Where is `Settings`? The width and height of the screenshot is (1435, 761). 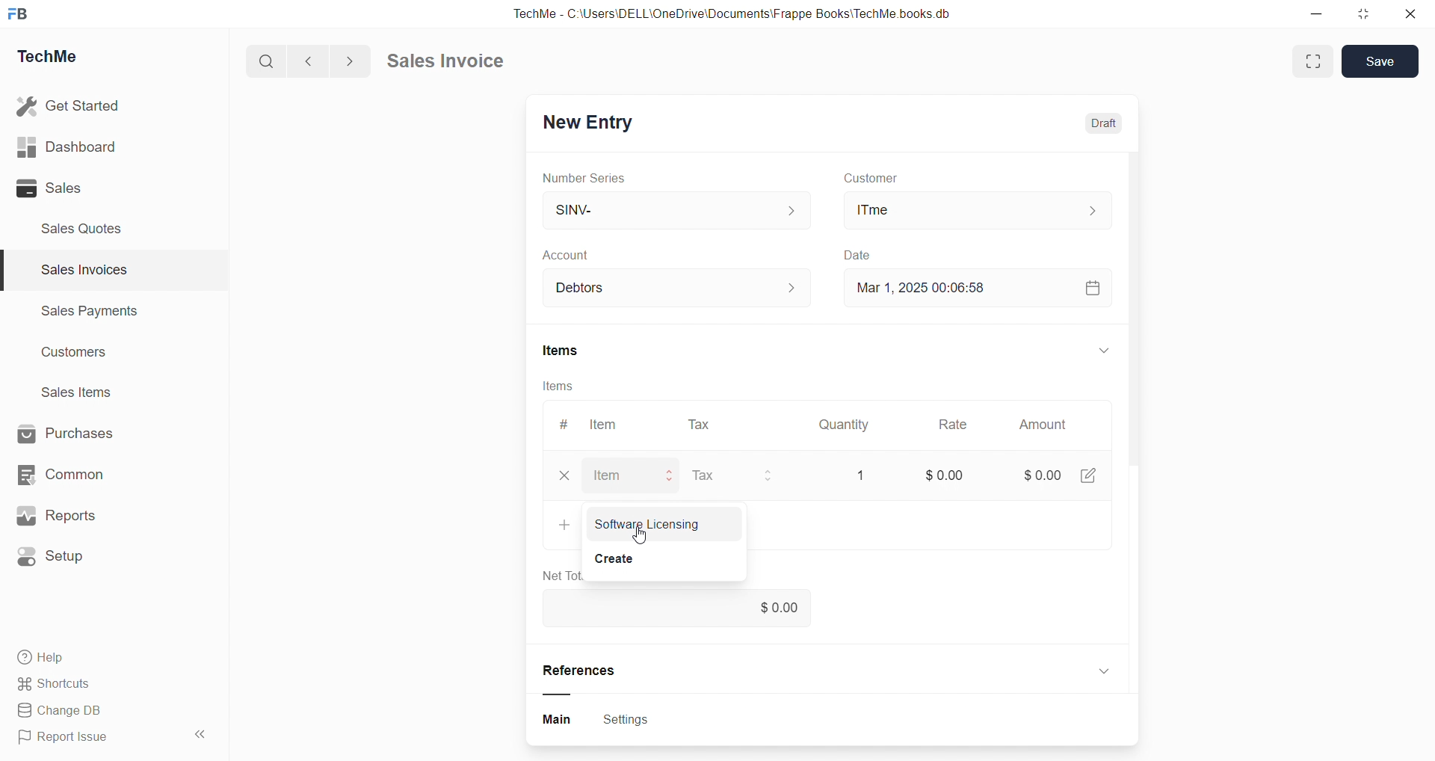
Settings is located at coordinates (635, 721).